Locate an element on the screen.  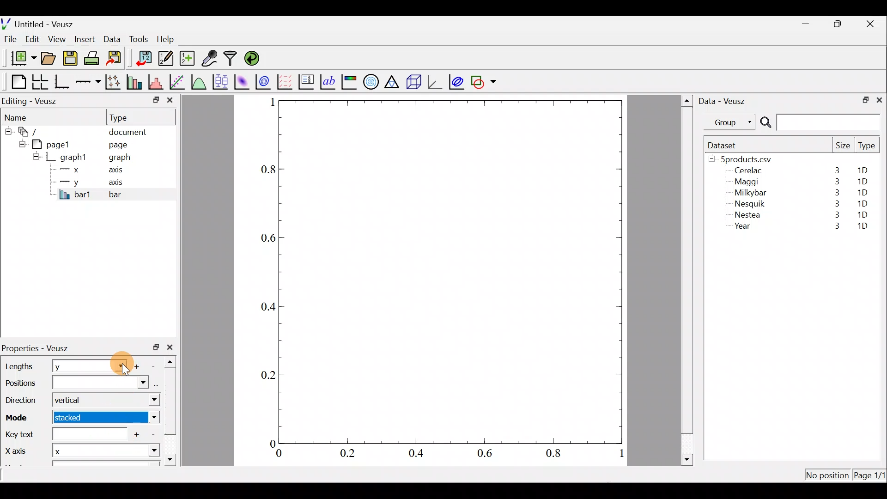
Fit a function to data is located at coordinates (178, 81).